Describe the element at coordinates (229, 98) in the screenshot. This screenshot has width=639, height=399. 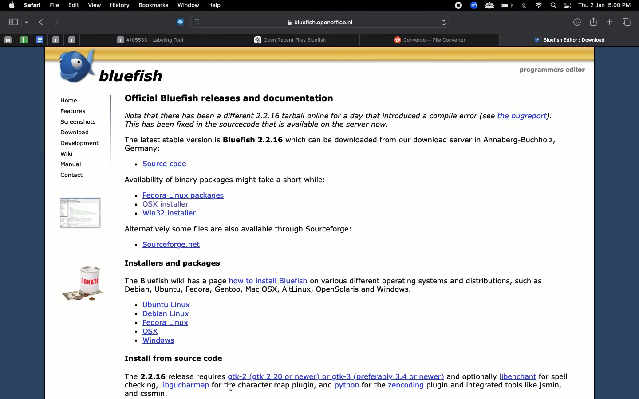
I see `official bluefish releases` at that location.